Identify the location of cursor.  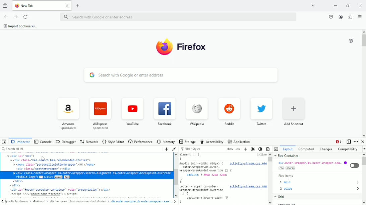
(43, 158).